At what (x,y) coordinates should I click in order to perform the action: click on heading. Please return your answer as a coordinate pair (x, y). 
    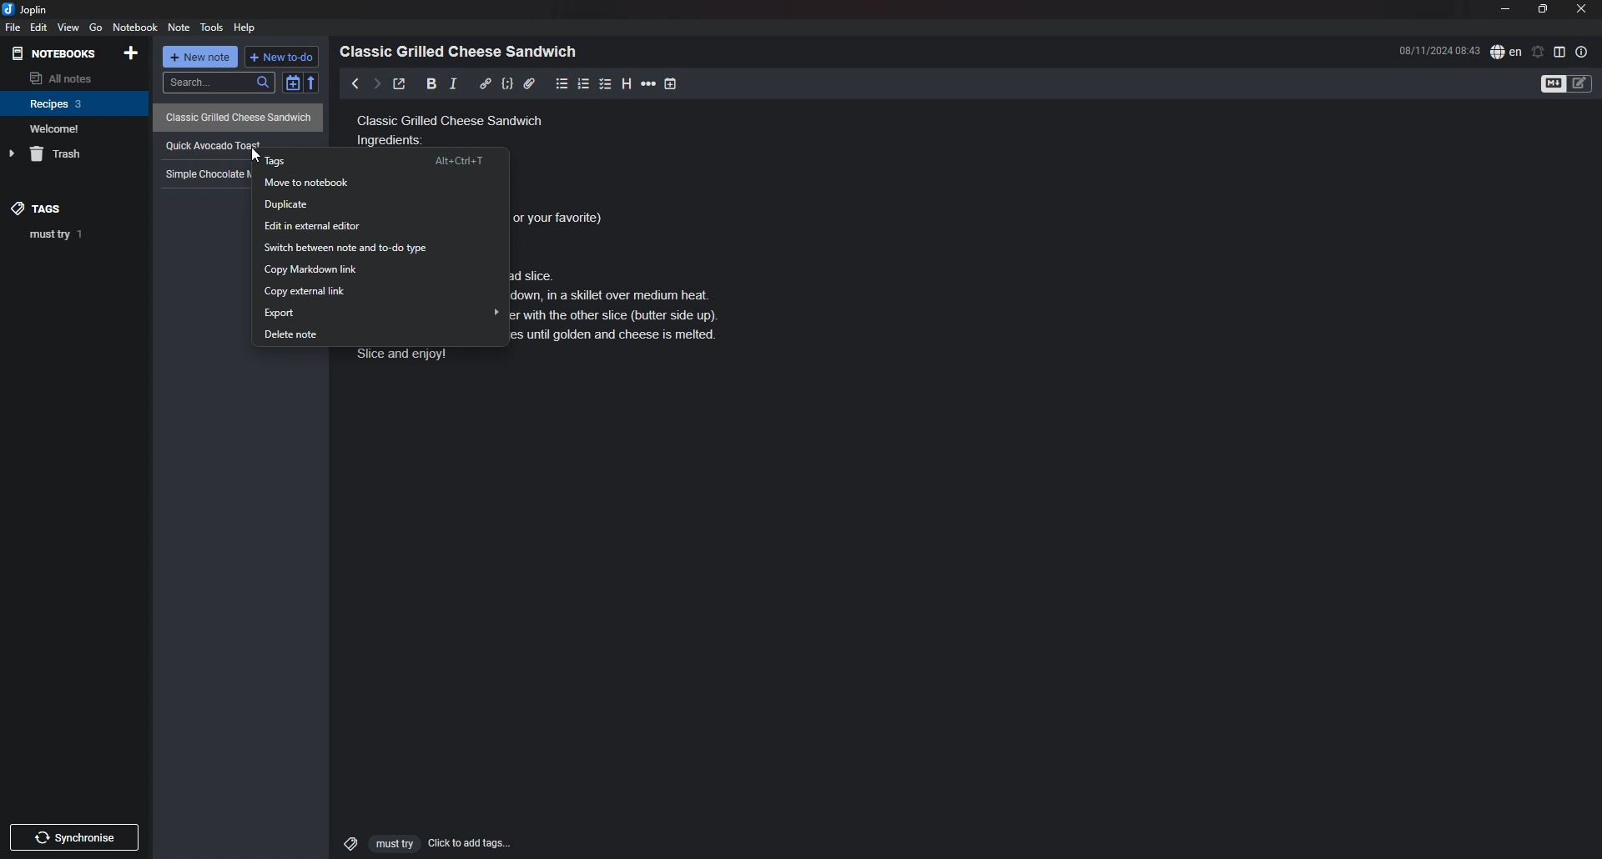
    Looking at the image, I should click on (463, 52).